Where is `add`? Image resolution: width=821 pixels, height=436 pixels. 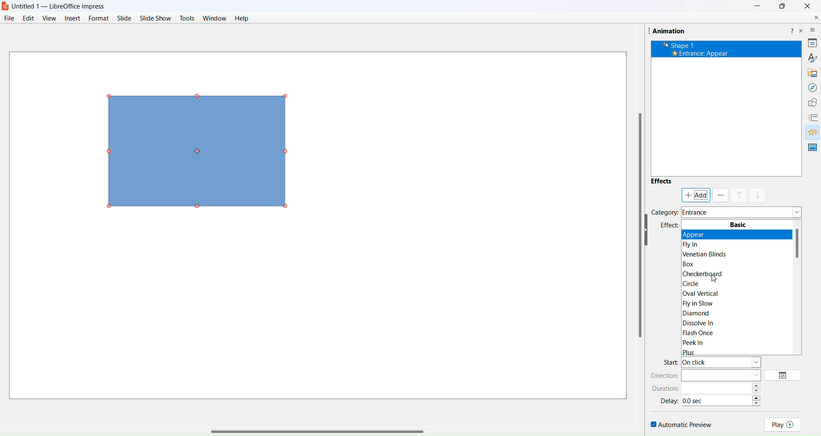
add is located at coordinates (696, 195).